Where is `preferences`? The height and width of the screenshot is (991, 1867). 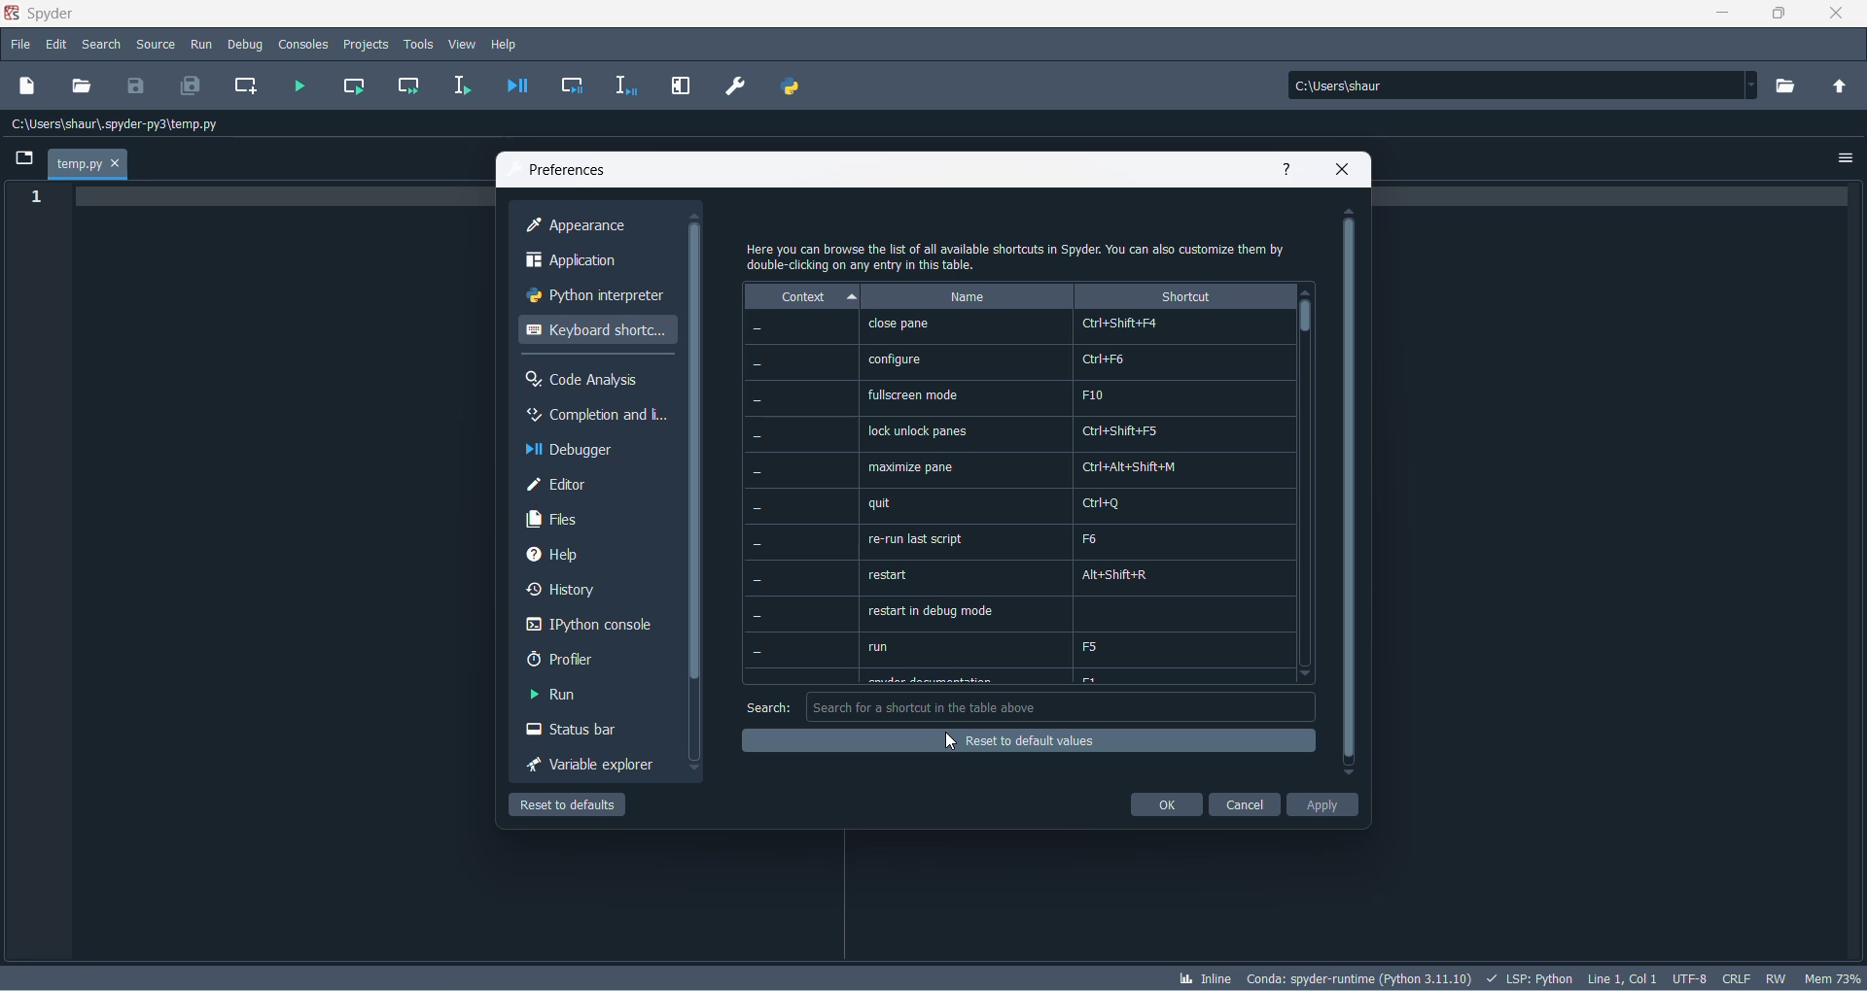 preferences is located at coordinates (567, 169).